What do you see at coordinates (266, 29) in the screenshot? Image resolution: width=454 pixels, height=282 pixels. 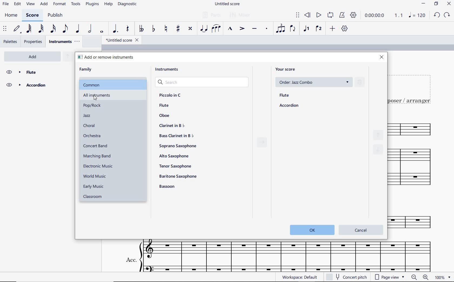 I see `staccato` at bounding box center [266, 29].